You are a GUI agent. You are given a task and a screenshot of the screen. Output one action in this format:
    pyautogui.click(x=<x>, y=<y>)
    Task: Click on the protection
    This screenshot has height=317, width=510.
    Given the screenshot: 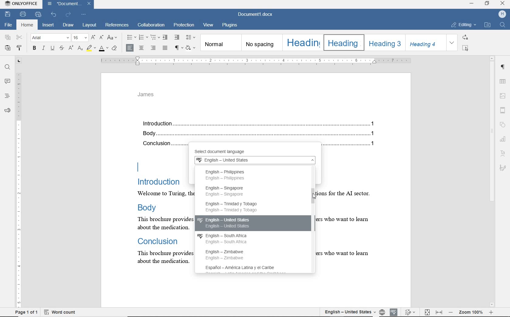 What is the action you would take?
    pyautogui.click(x=184, y=26)
    